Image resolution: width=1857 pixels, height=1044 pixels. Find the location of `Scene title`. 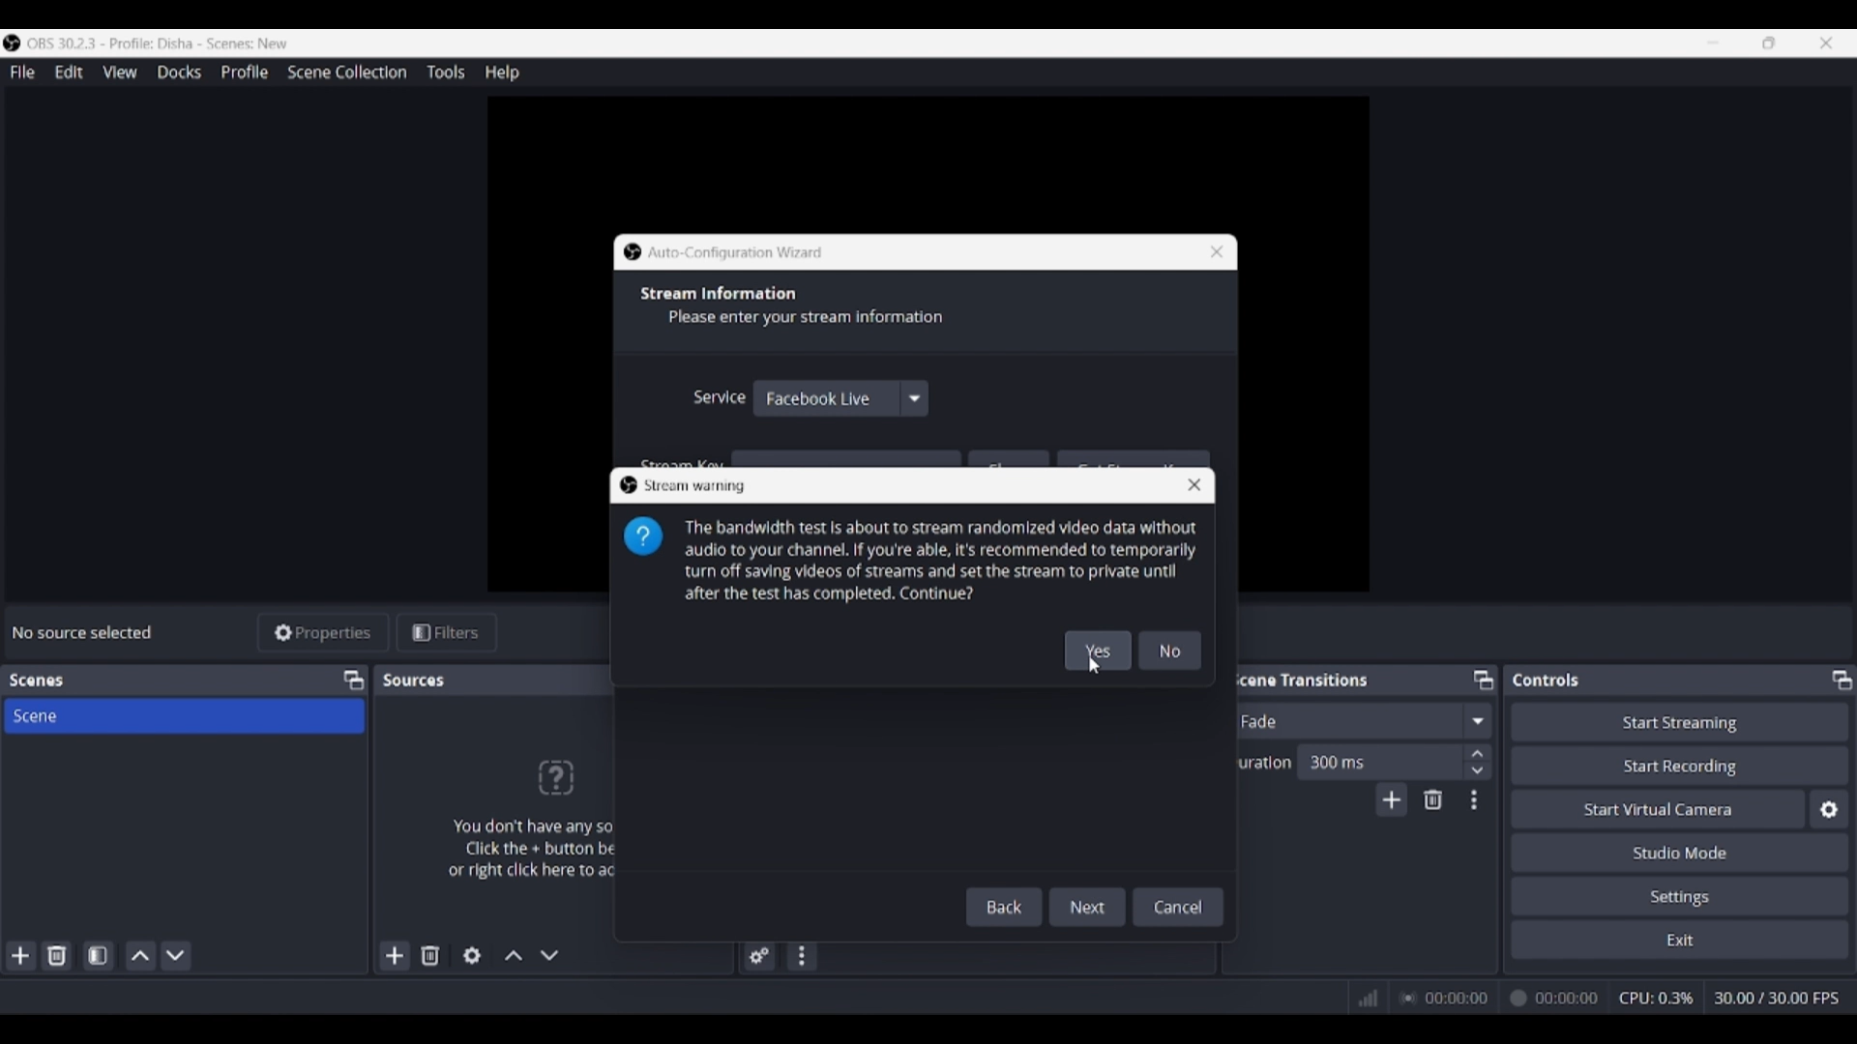

Scene title is located at coordinates (184, 715).